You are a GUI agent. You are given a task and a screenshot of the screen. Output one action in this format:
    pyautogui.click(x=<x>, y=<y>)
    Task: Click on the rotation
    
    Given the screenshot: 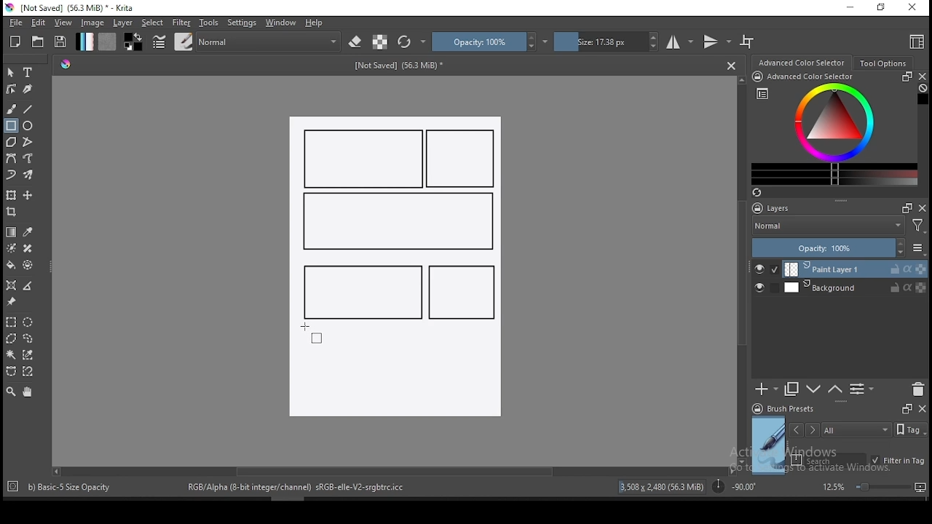 What is the action you would take?
    pyautogui.click(x=734, y=485)
    